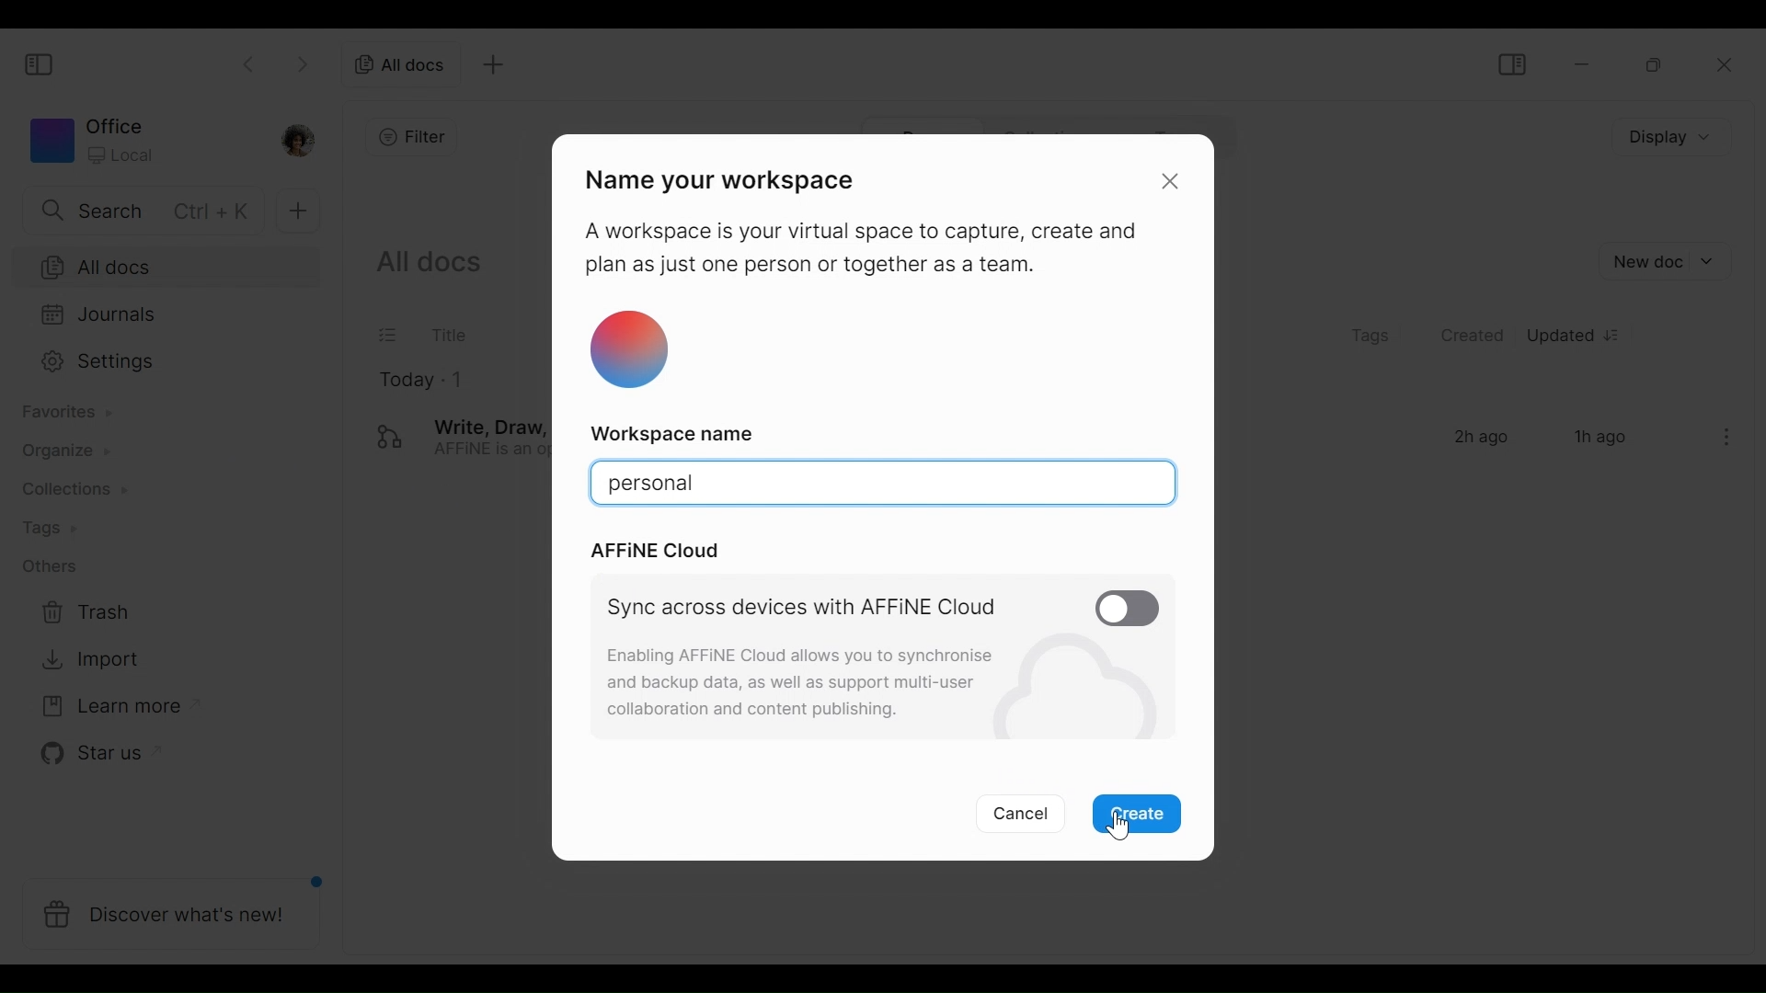  What do you see at coordinates (1508, 62) in the screenshot?
I see `Show/Hide Sidebar` at bounding box center [1508, 62].